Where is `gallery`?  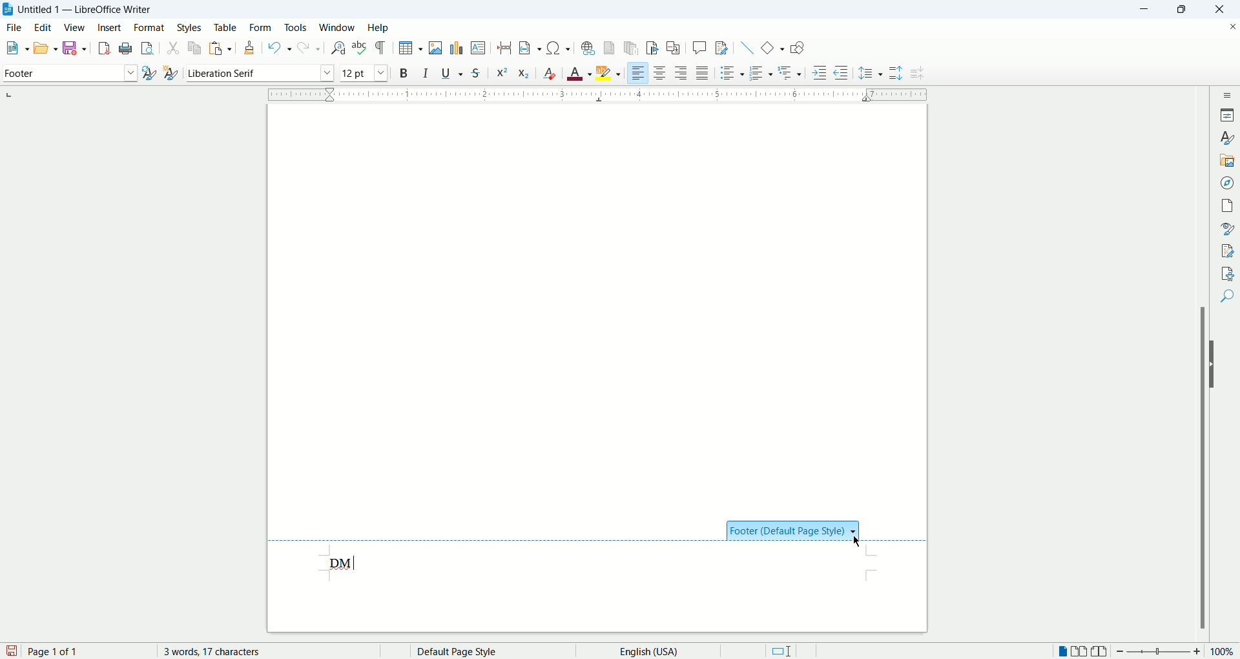
gallery is located at coordinates (1228, 159).